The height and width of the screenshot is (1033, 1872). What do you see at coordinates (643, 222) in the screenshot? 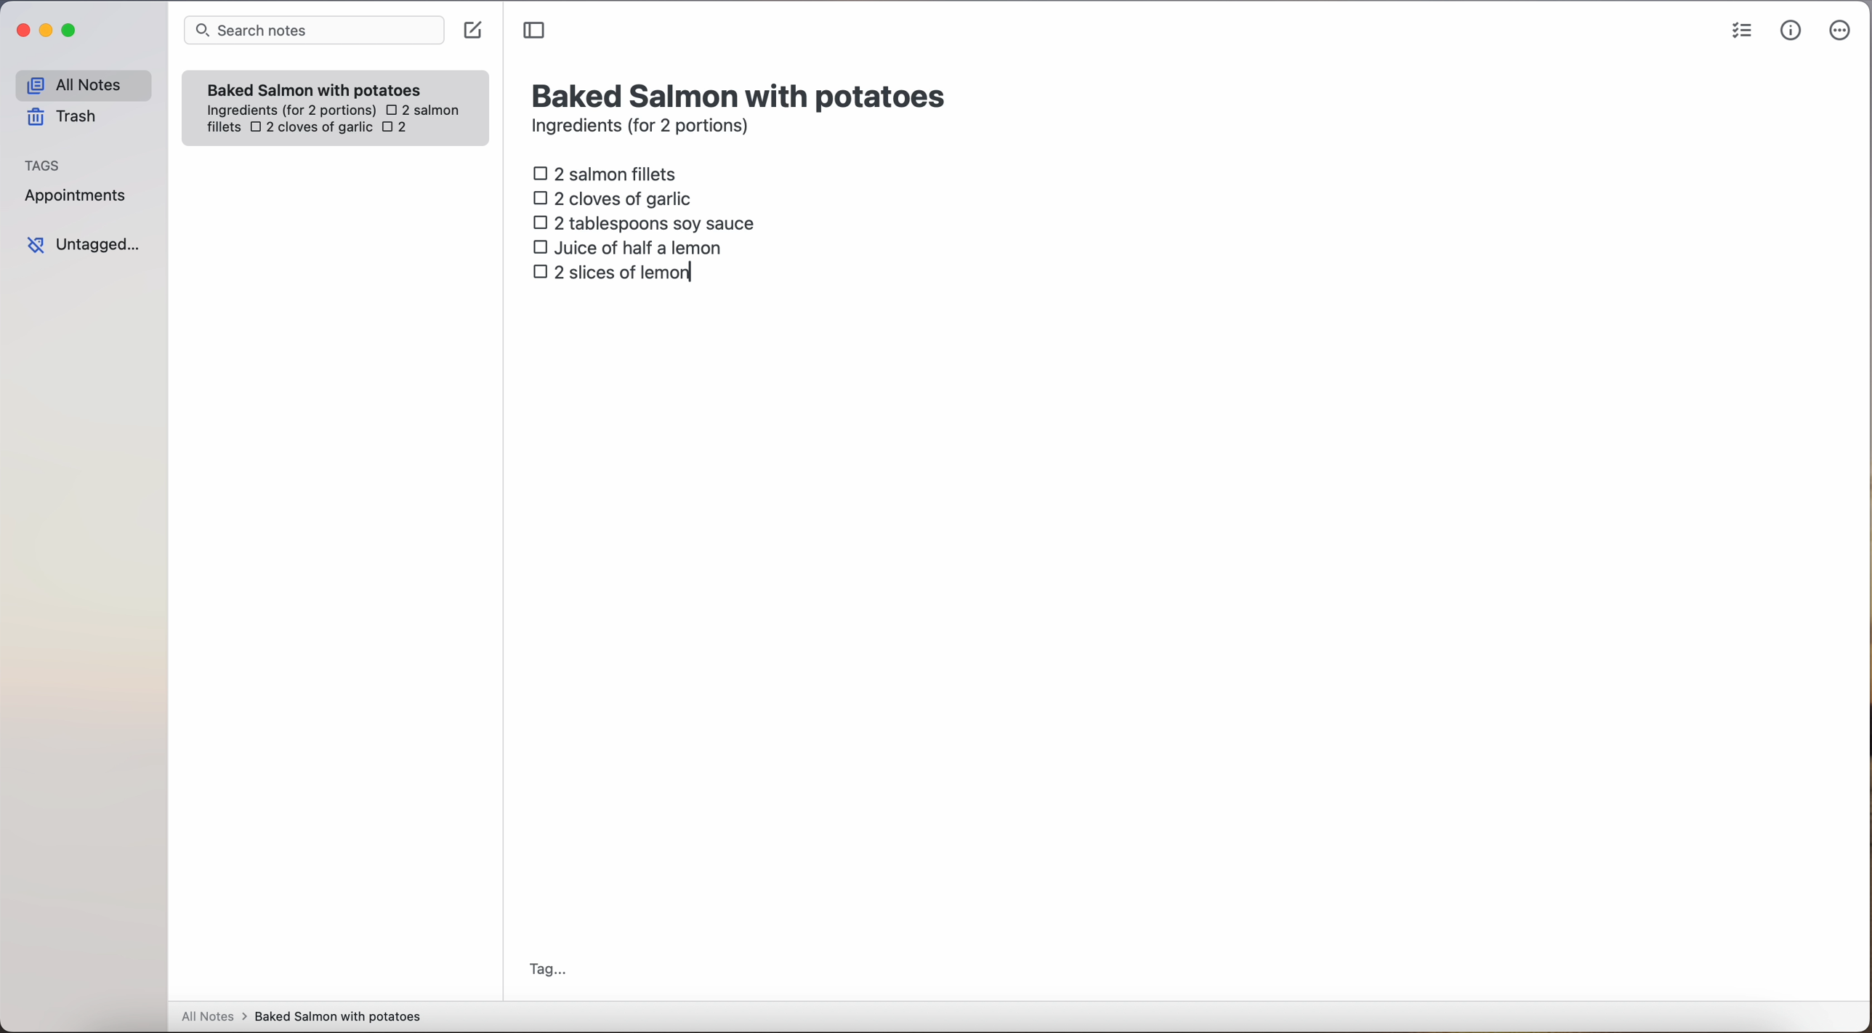
I see `2 tablespoons soy sauce` at bounding box center [643, 222].